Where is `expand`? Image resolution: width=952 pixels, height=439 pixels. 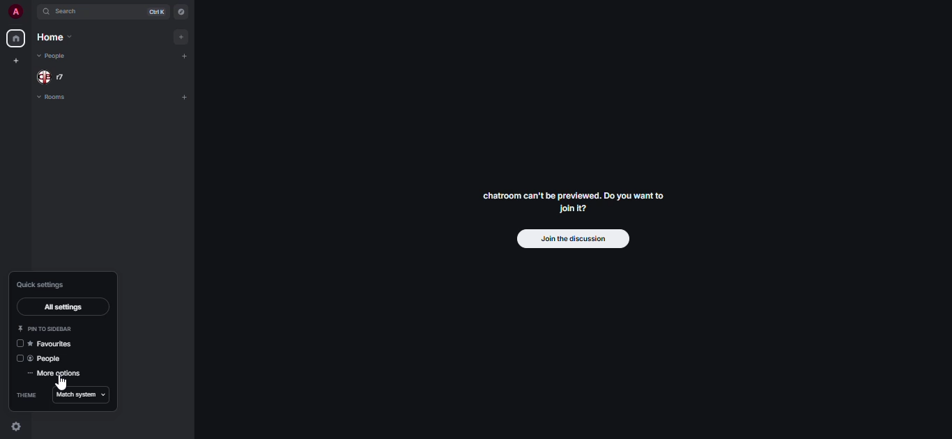 expand is located at coordinates (33, 11).